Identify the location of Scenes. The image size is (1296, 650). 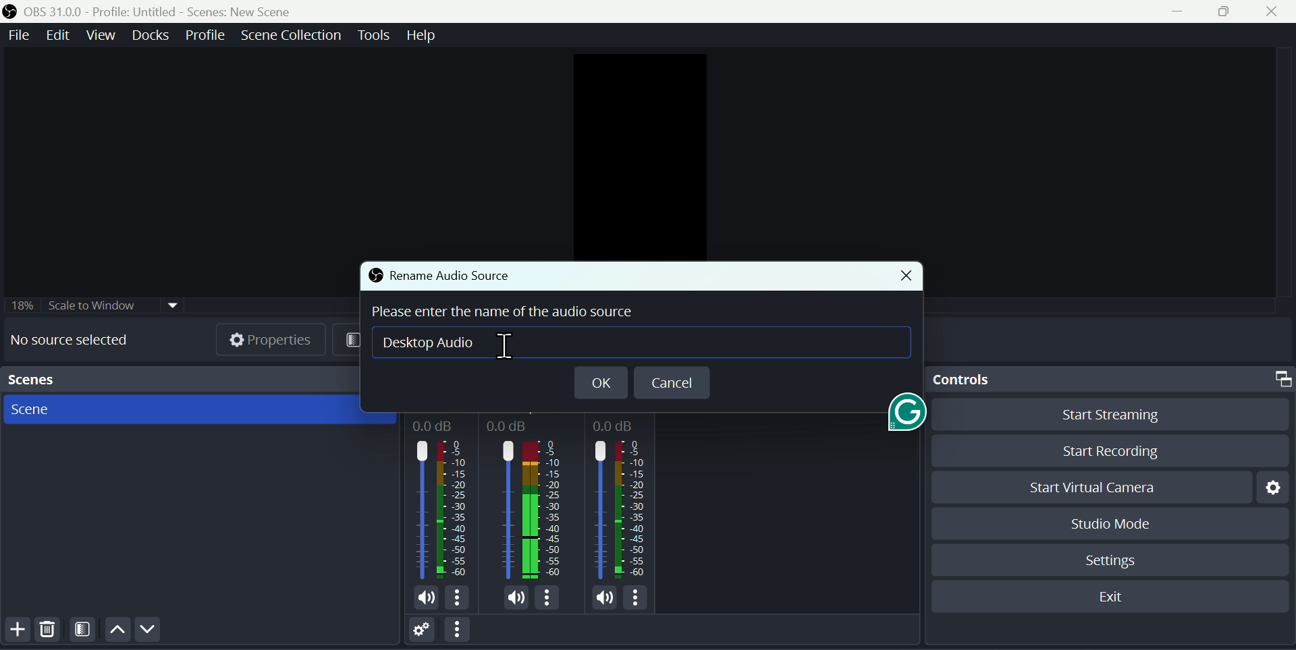
(193, 411).